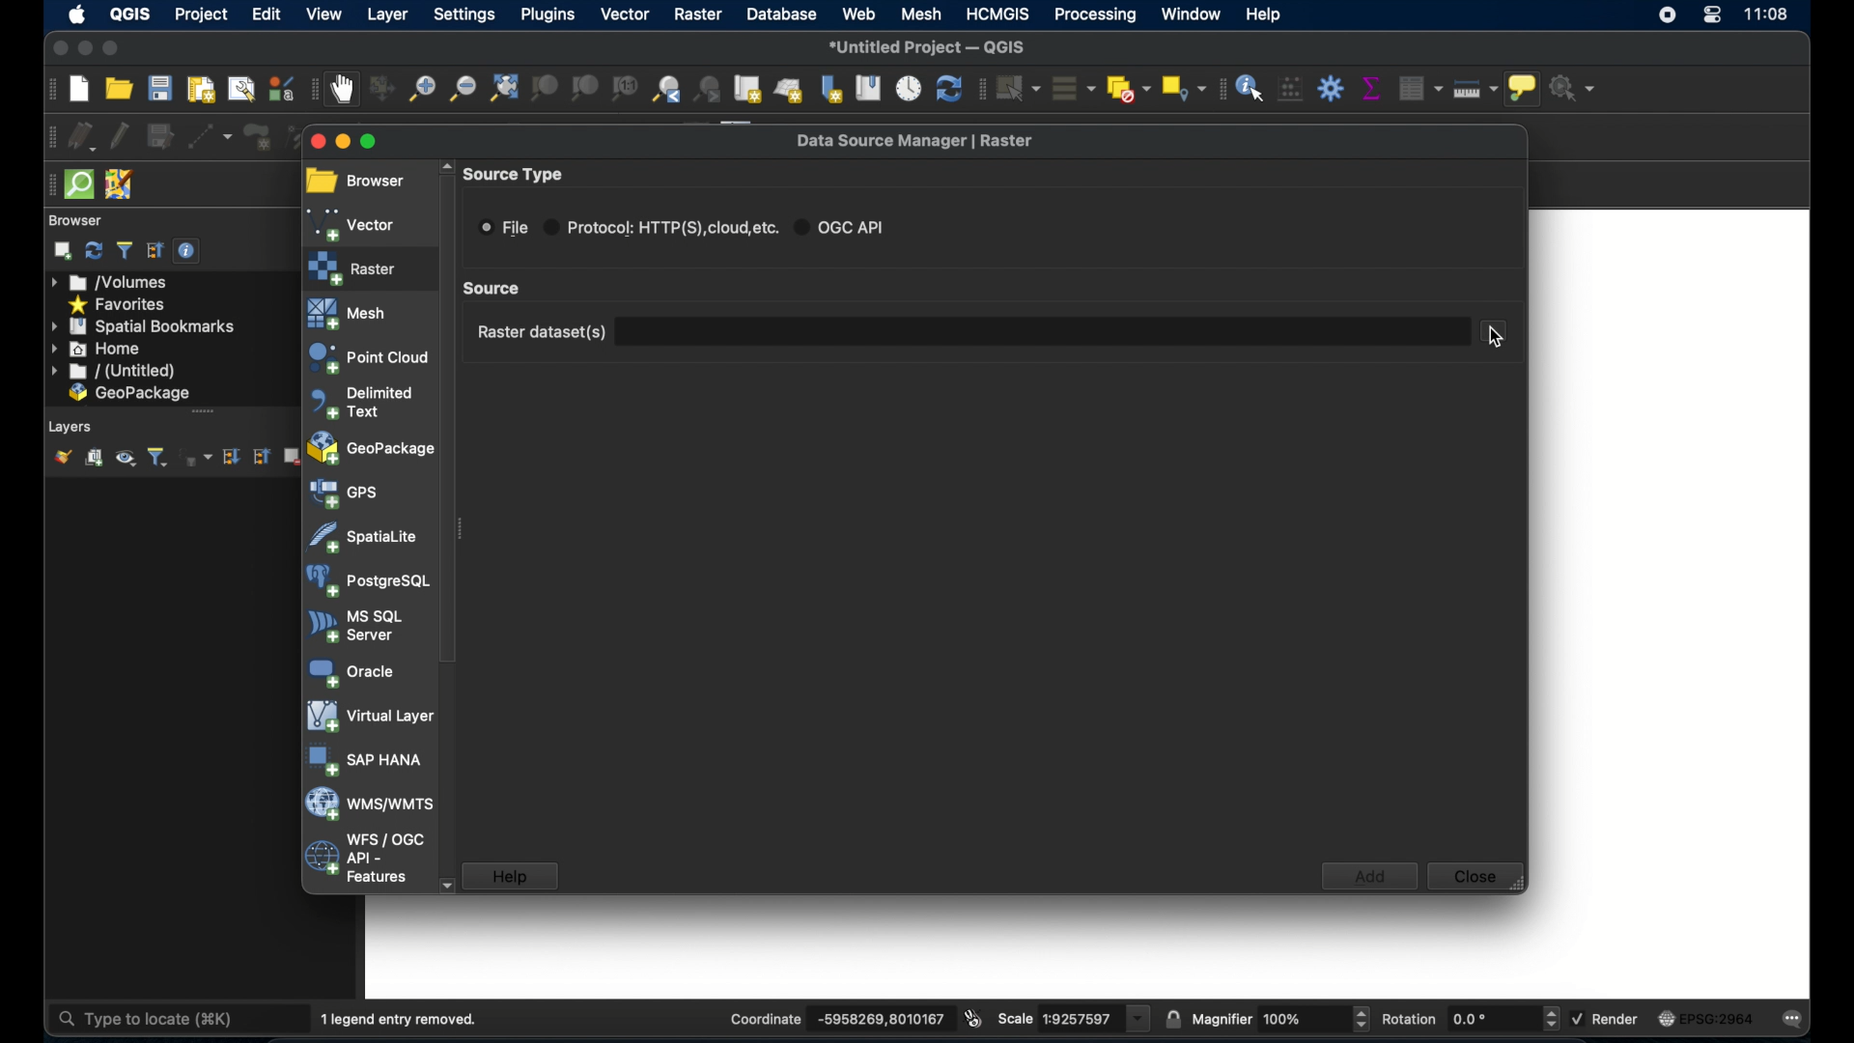  Describe the element at coordinates (153, 250) in the screenshot. I see `collapse all` at that location.